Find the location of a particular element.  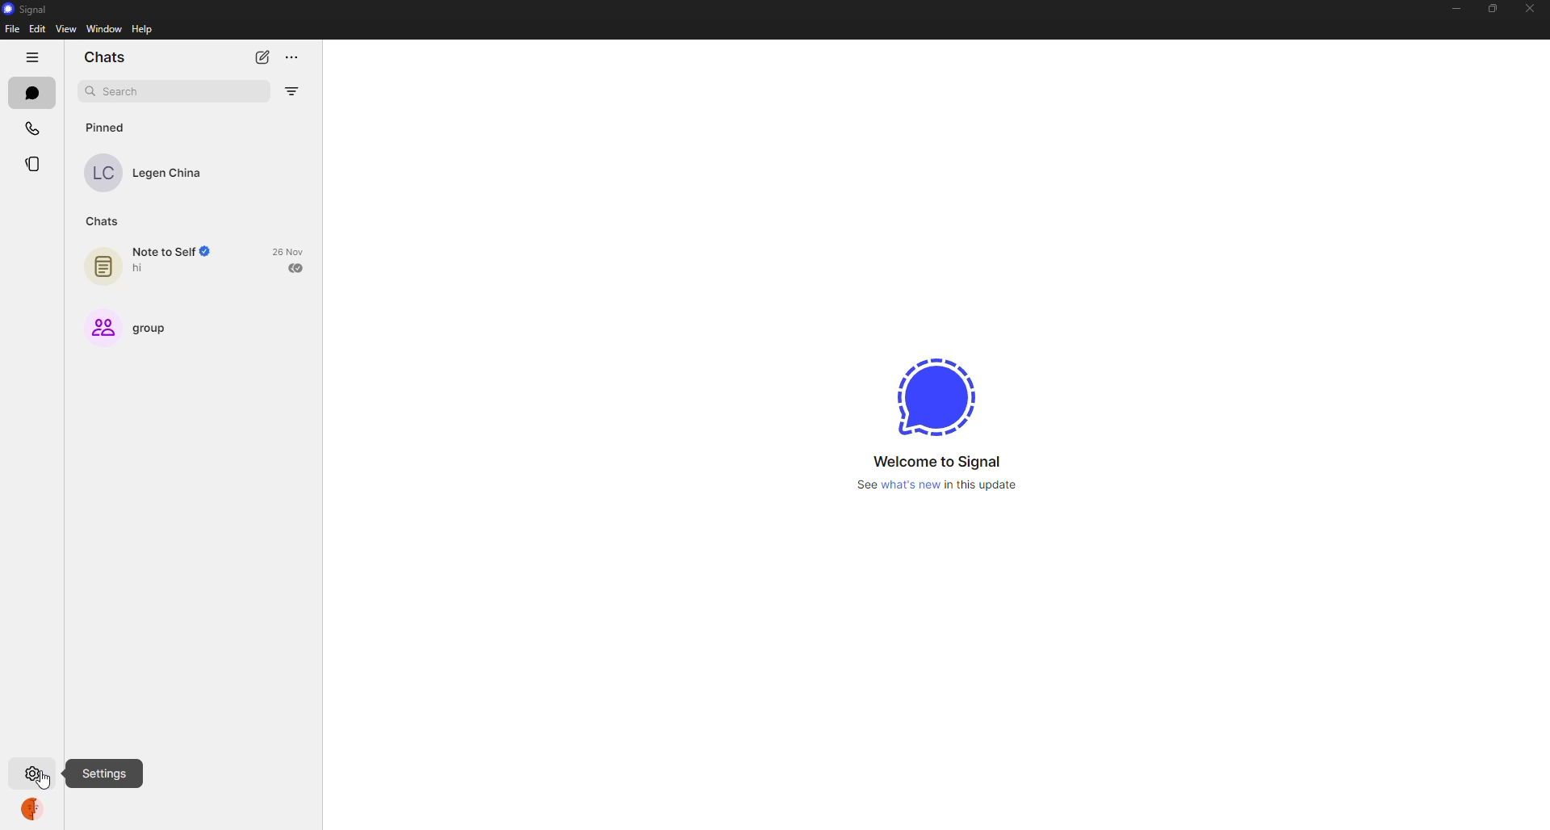

group is located at coordinates (132, 327).